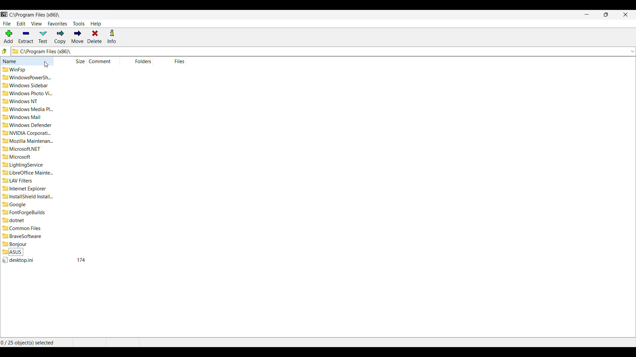  Describe the element at coordinates (28, 109) in the screenshot. I see `Windows Media Pl..` at that location.